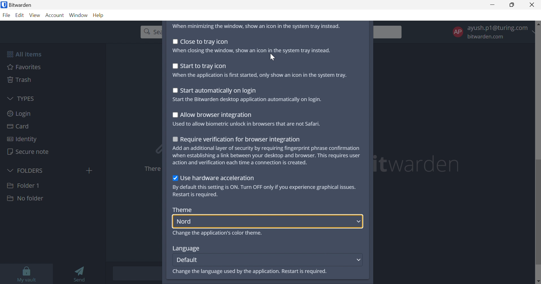  What do you see at coordinates (205, 41) in the screenshot?
I see `Close to tray icon` at bounding box center [205, 41].